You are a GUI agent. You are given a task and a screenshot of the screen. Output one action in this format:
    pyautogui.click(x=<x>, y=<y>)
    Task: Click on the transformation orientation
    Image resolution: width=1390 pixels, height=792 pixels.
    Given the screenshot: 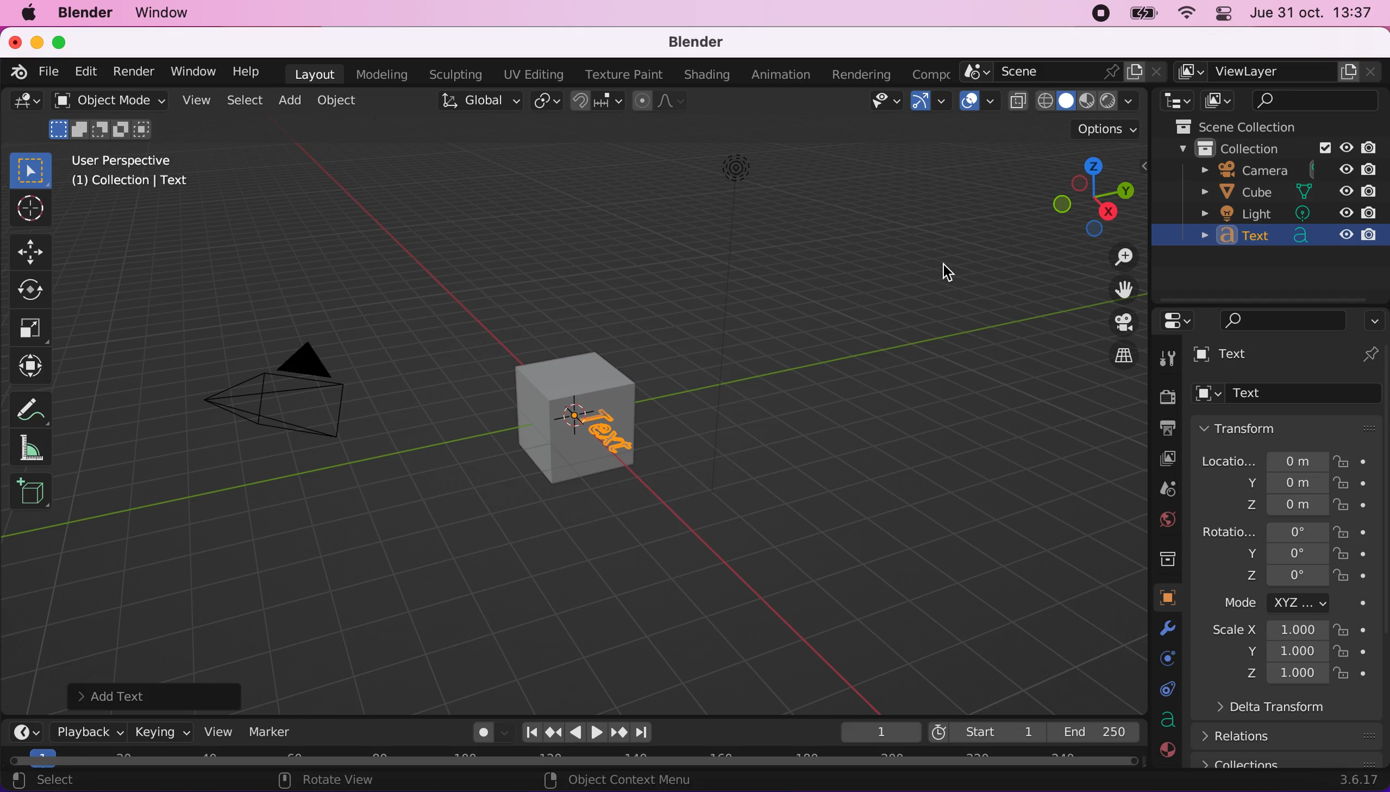 What is the action you would take?
    pyautogui.click(x=474, y=104)
    